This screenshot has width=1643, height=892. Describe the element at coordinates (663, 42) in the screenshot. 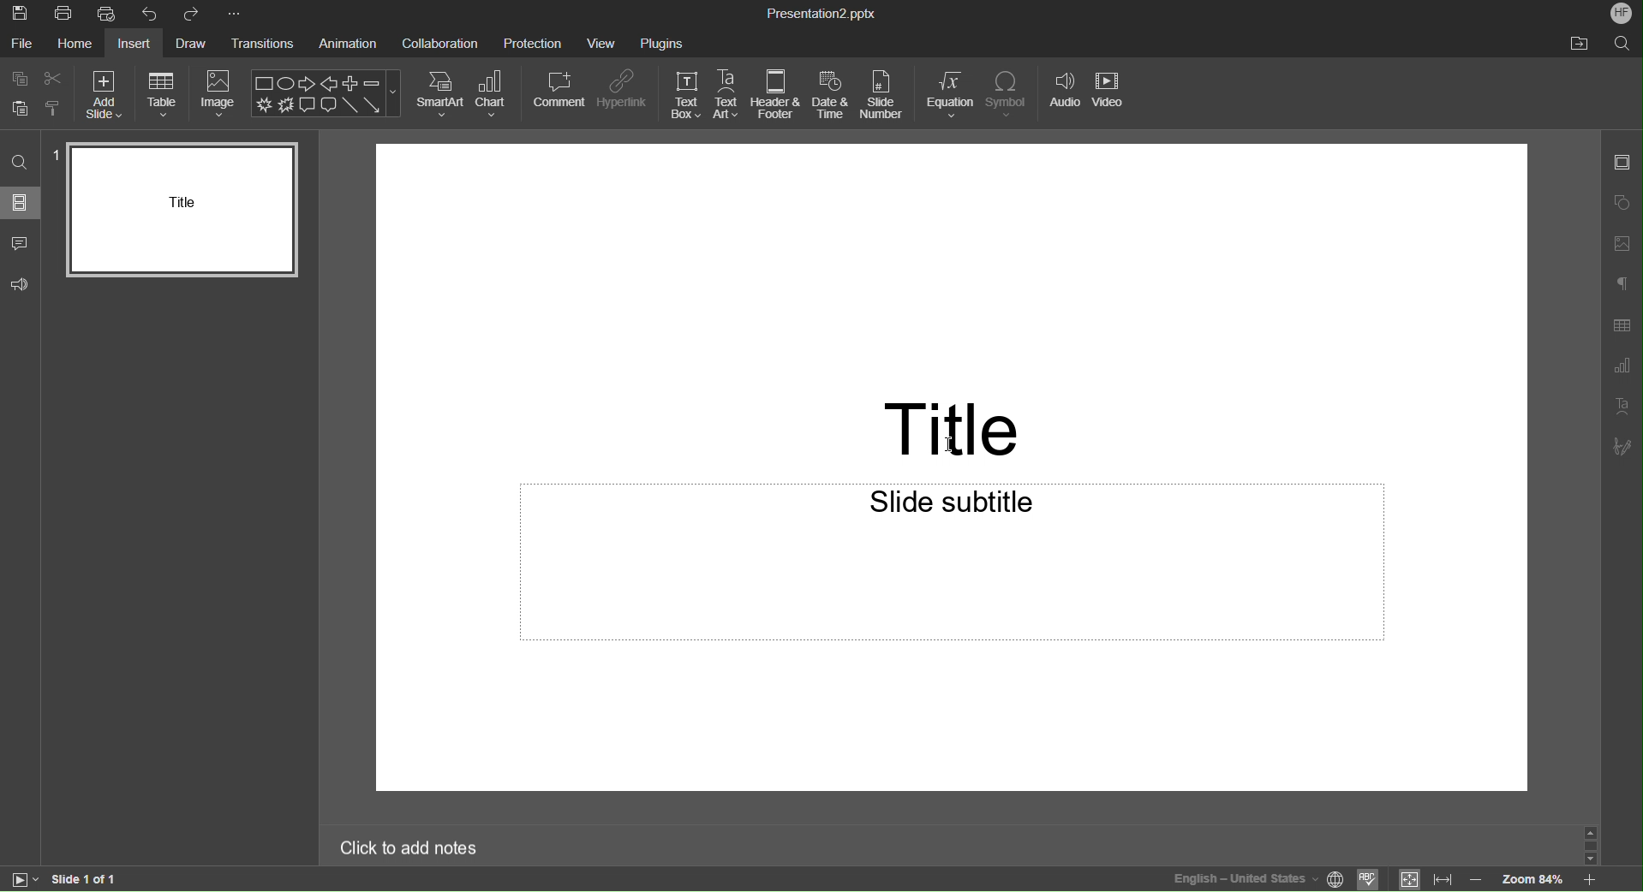

I see `Plugins` at that location.